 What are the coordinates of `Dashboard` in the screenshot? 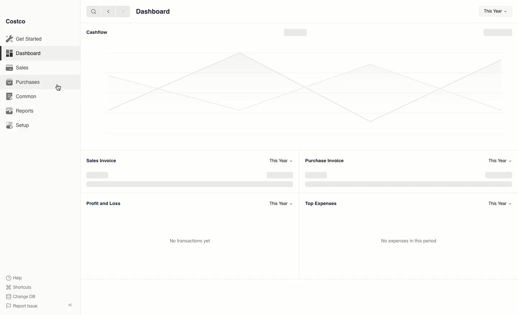 It's located at (154, 11).